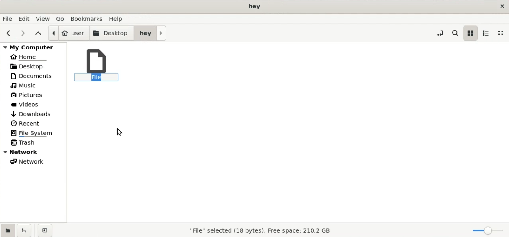  Describe the element at coordinates (24, 230) in the screenshot. I see `show treeview` at that location.